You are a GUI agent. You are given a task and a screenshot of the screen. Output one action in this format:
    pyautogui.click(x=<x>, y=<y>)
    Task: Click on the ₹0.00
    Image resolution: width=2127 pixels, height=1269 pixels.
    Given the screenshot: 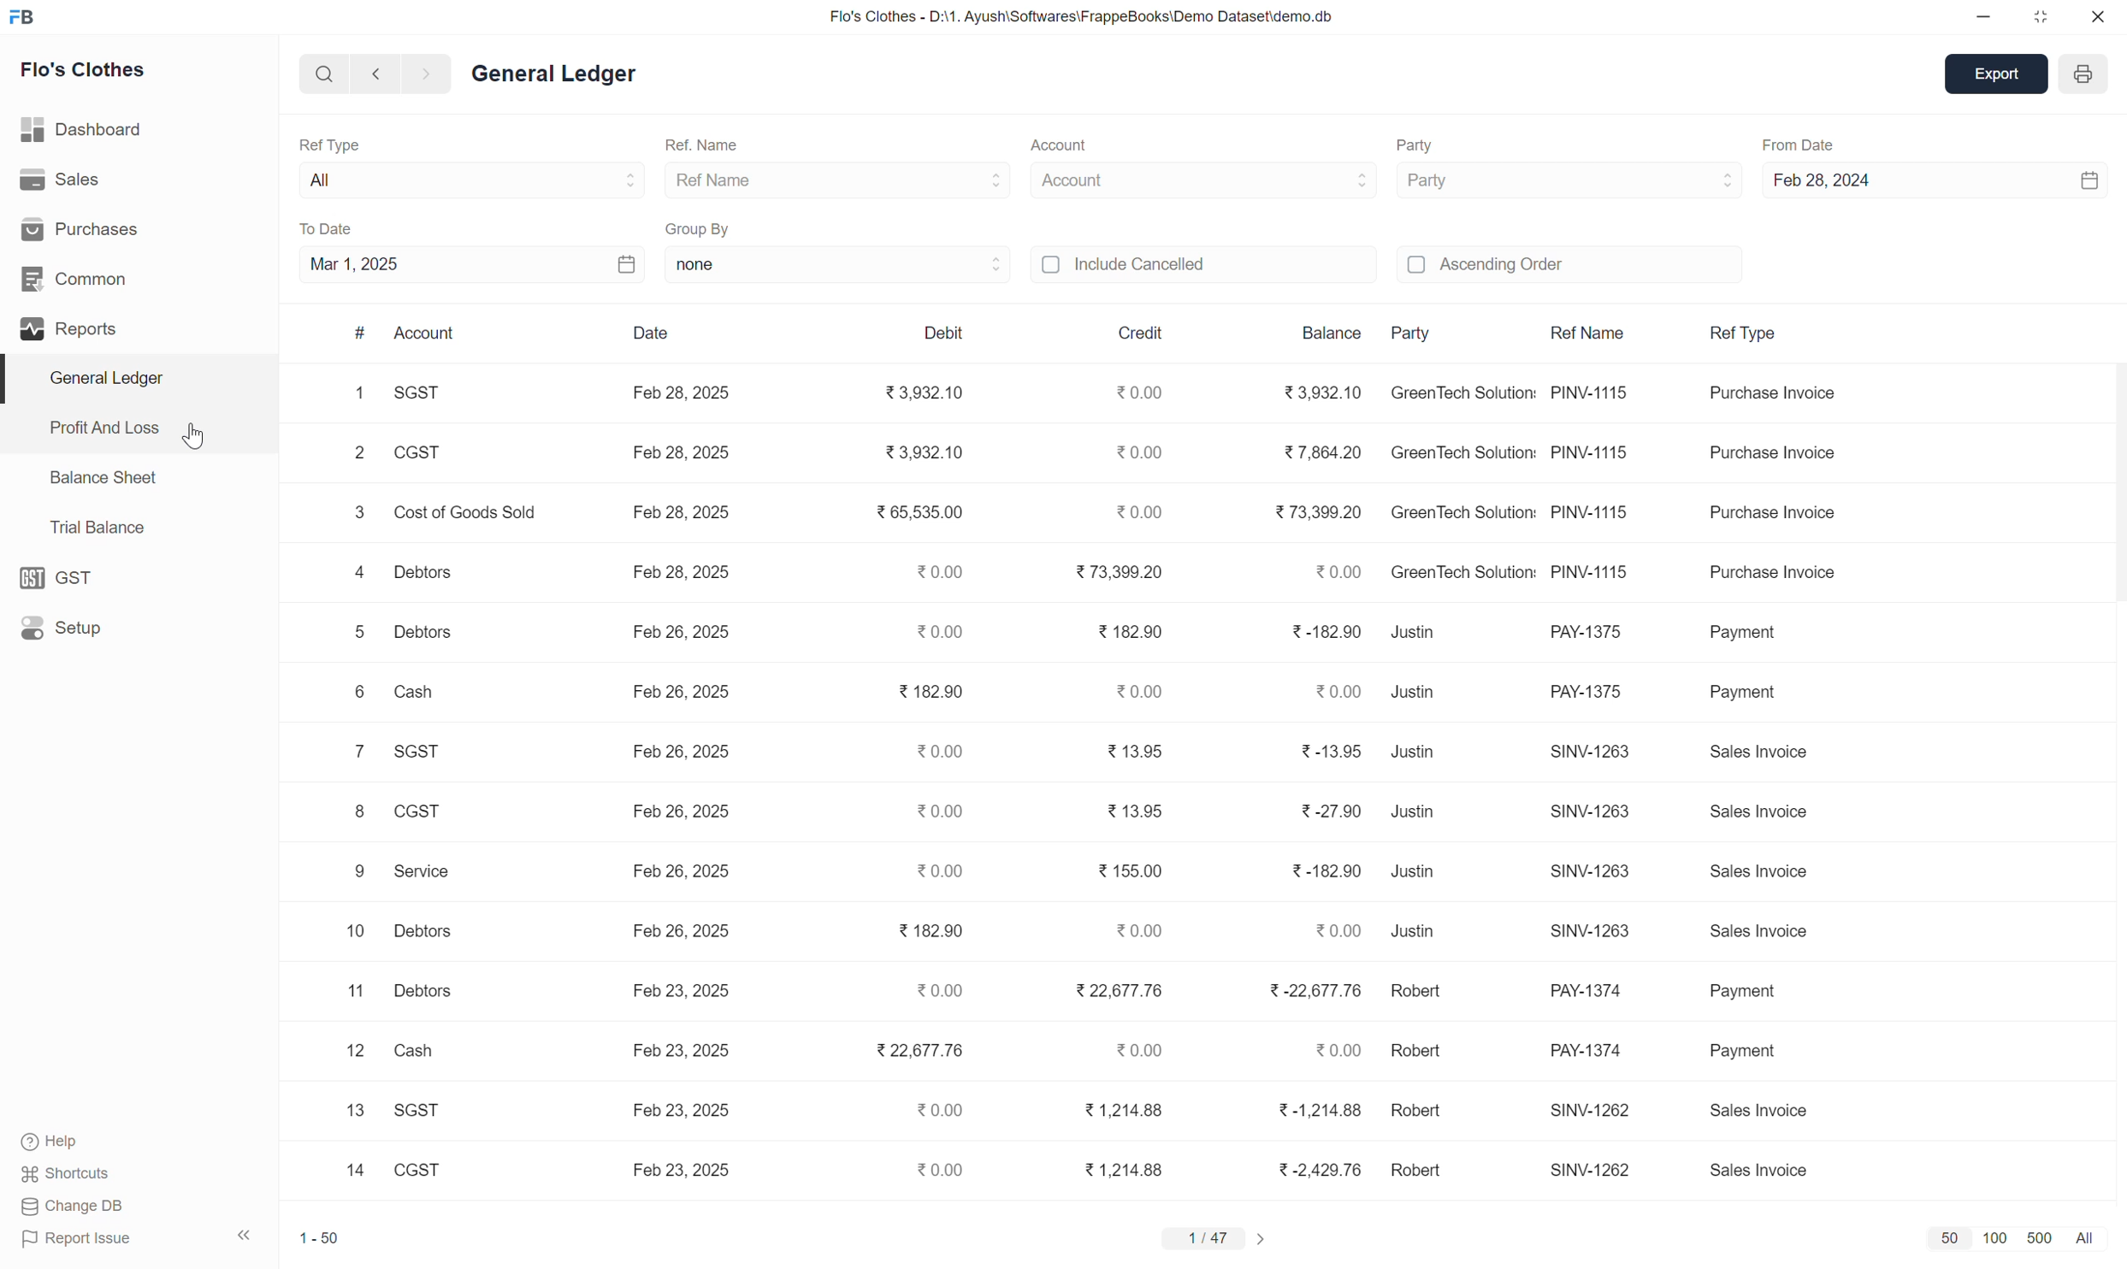 What is the action you would take?
    pyautogui.click(x=1333, y=930)
    